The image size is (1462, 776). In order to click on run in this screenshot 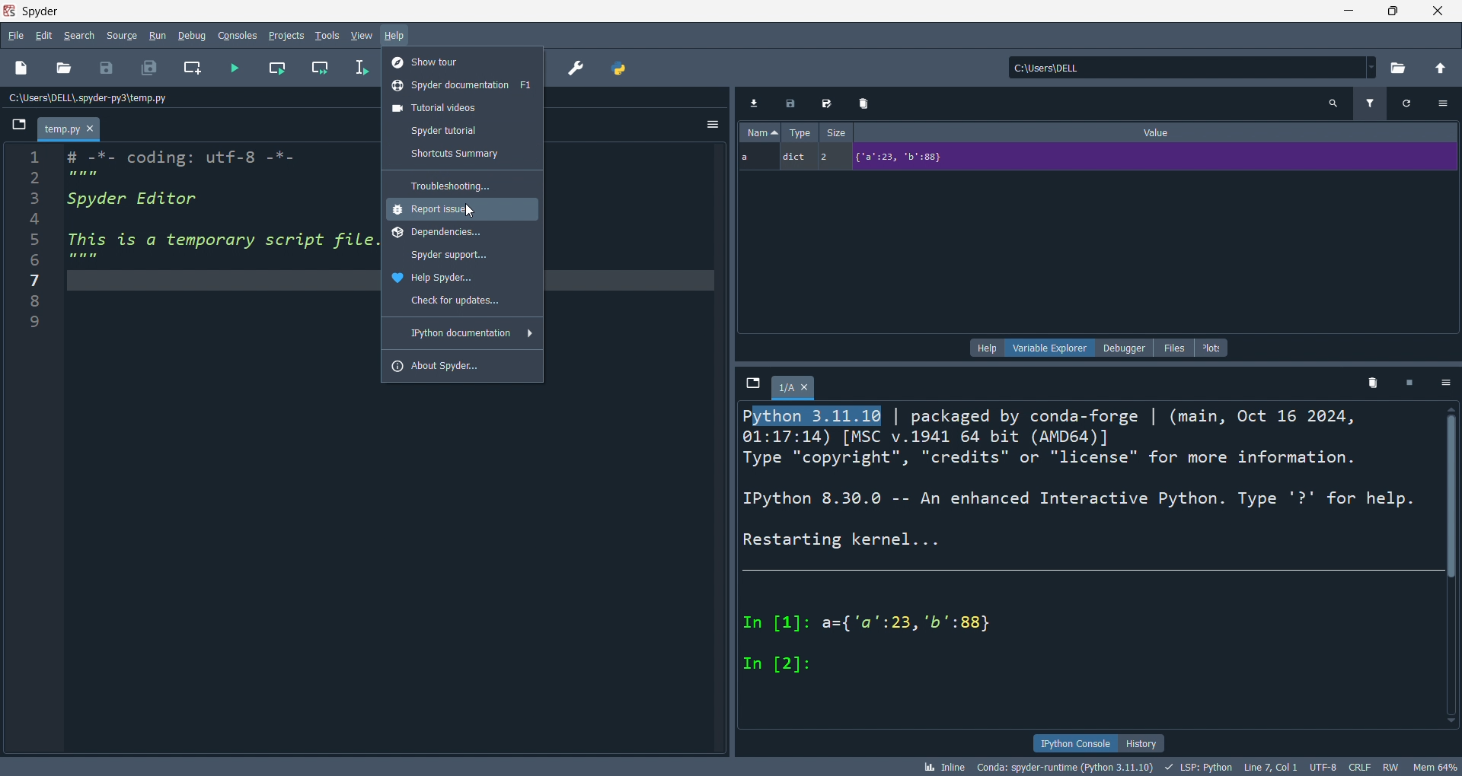, I will do `click(155, 36)`.